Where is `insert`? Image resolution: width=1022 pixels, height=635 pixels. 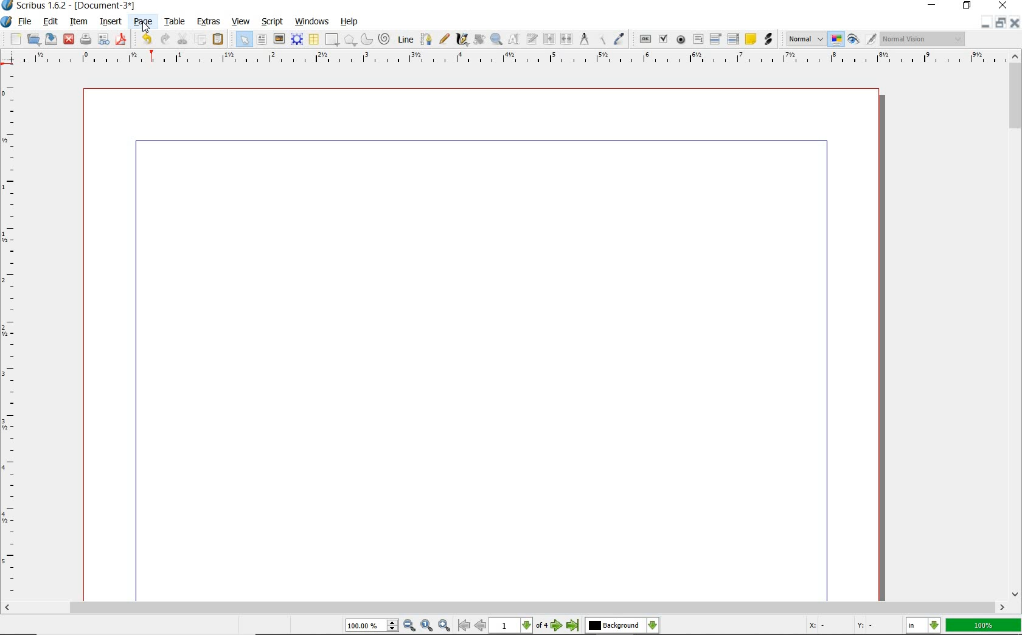 insert is located at coordinates (111, 22).